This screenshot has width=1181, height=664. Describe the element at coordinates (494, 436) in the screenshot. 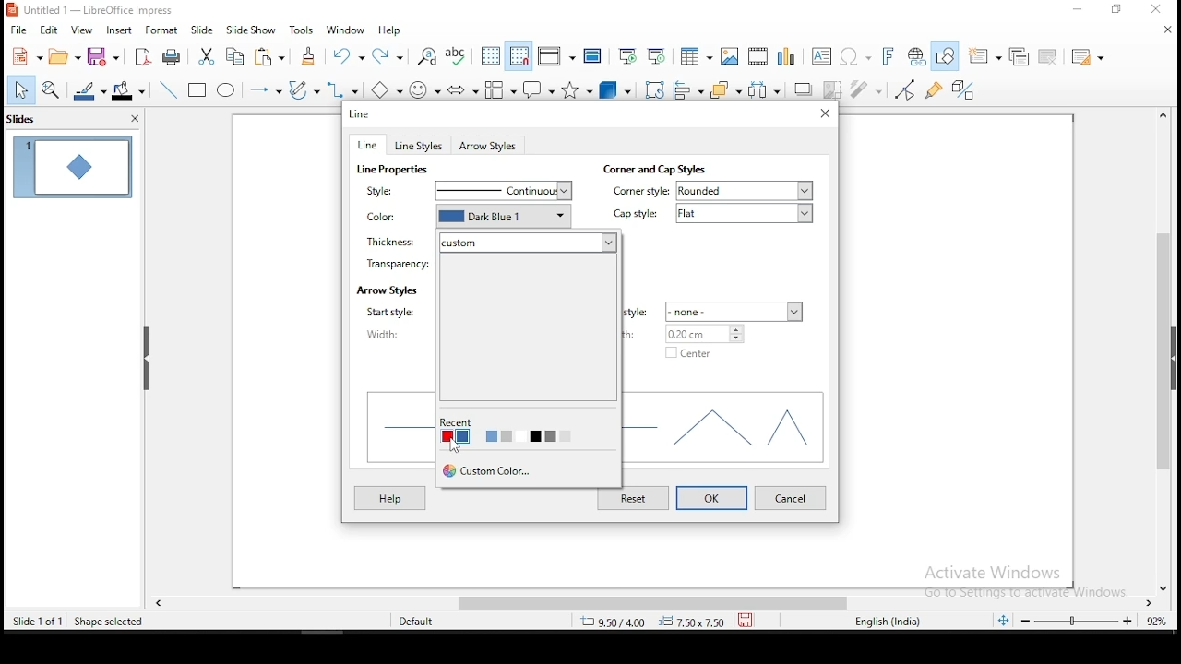

I see `color option` at that location.